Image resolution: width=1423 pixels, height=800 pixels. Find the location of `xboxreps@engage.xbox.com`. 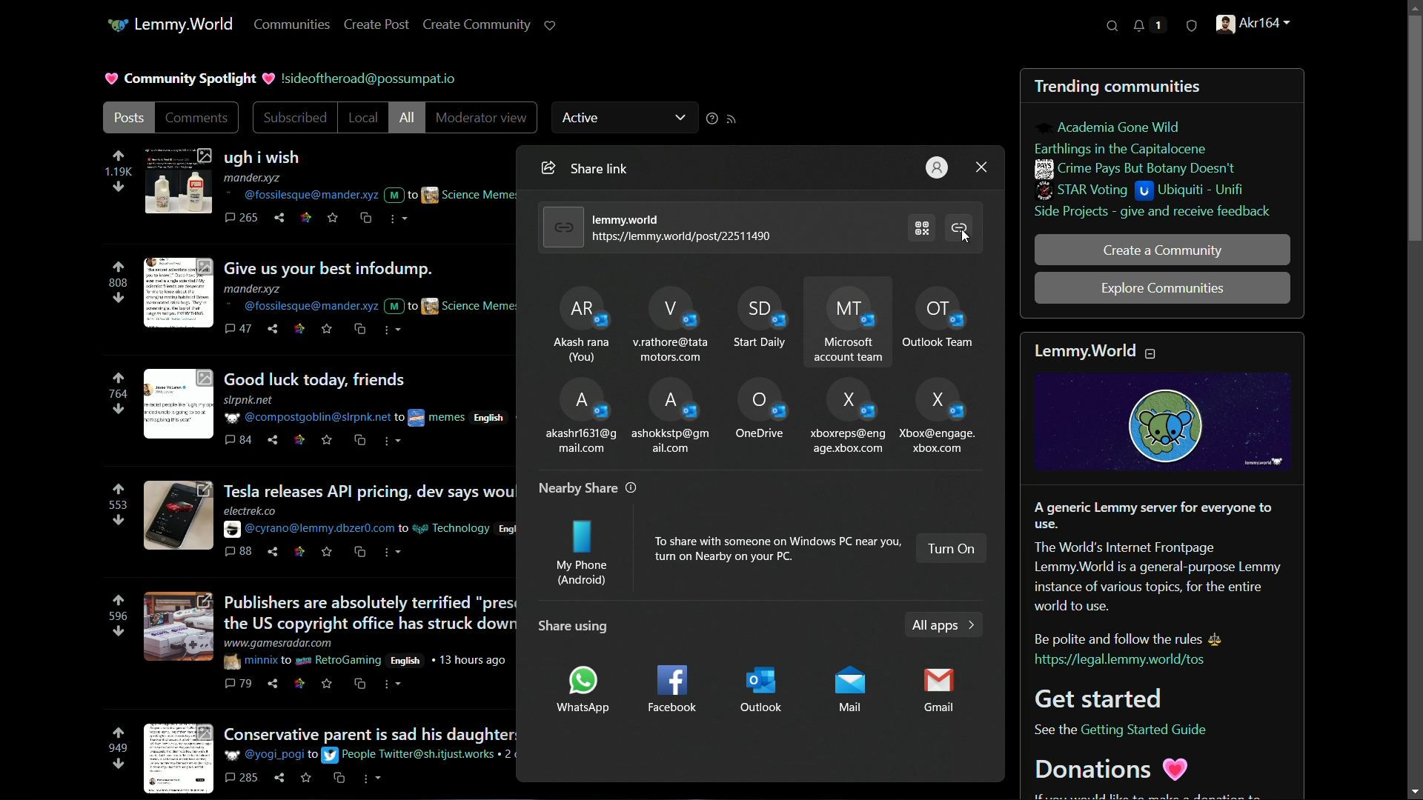

xboxreps@engage.xbox.com is located at coordinates (847, 416).